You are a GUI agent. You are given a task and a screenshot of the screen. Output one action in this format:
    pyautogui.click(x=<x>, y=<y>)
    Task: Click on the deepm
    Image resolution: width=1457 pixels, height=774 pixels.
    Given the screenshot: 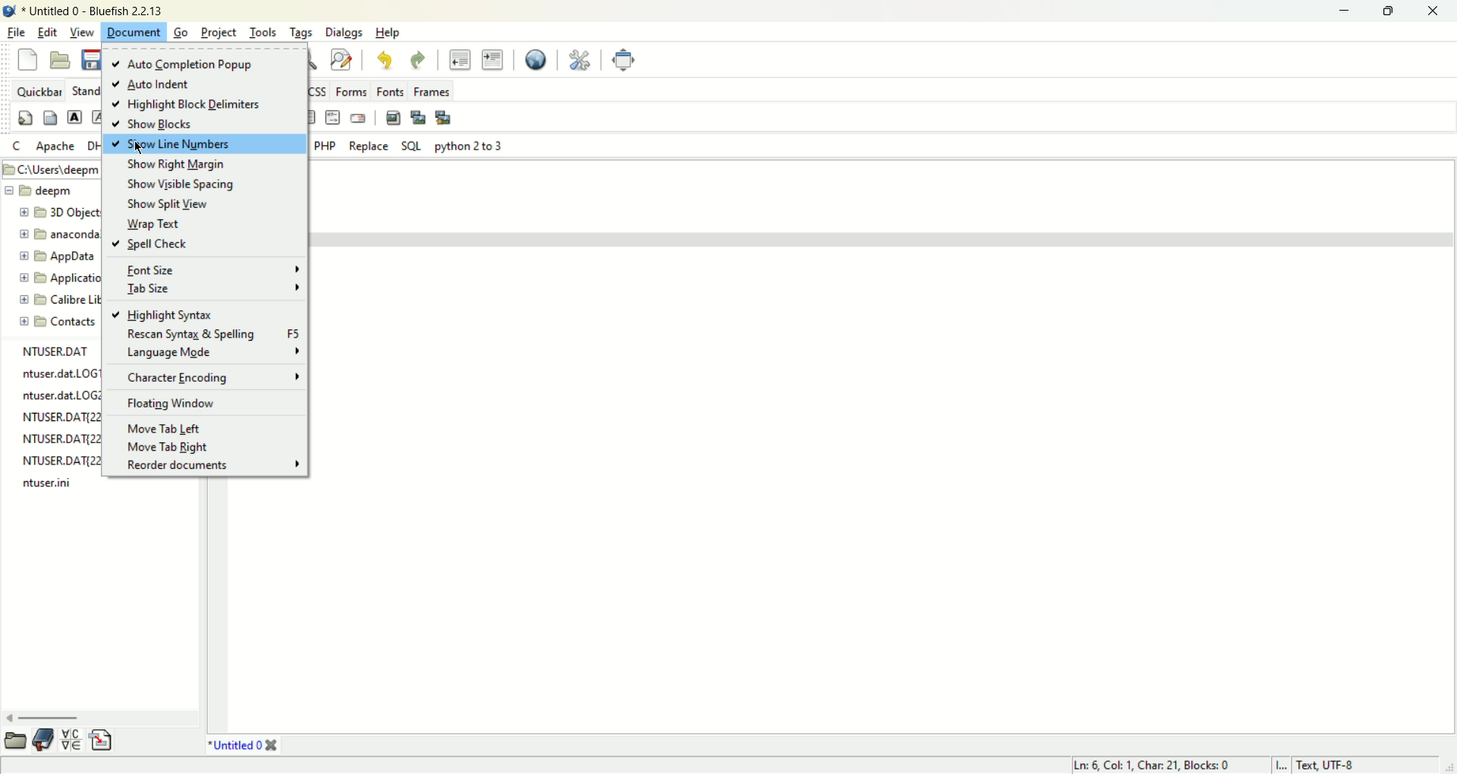 What is the action you would take?
    pyautogui.click(x=41, y=190)
    